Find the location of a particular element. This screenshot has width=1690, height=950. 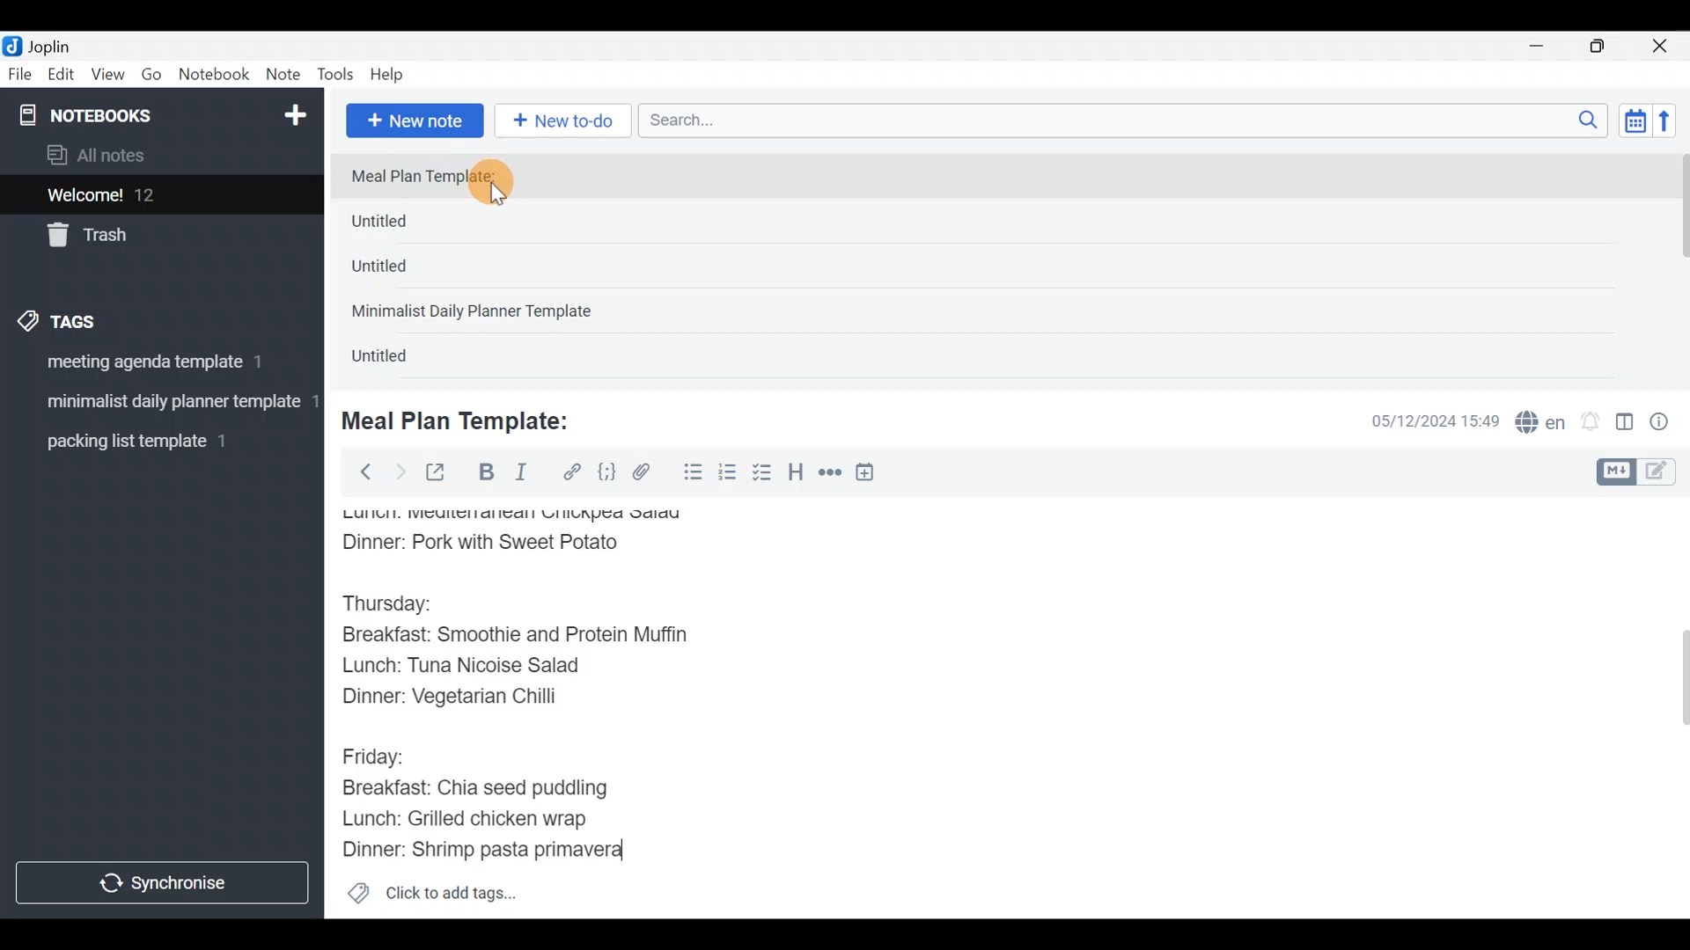

Go is located at coordinates (151, 78).